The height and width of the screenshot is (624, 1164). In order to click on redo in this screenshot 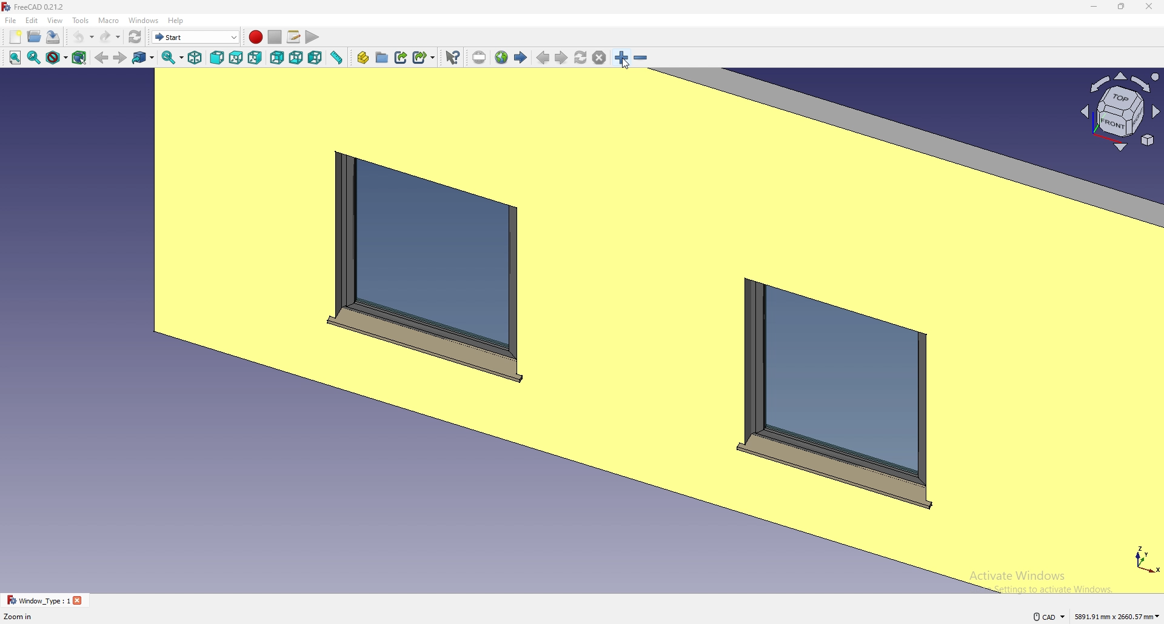, I will do `click(110, 37)`.